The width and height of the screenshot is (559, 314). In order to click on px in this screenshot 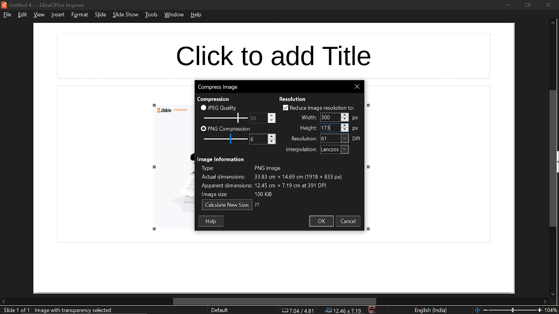, I will do `click(356, 129)`.